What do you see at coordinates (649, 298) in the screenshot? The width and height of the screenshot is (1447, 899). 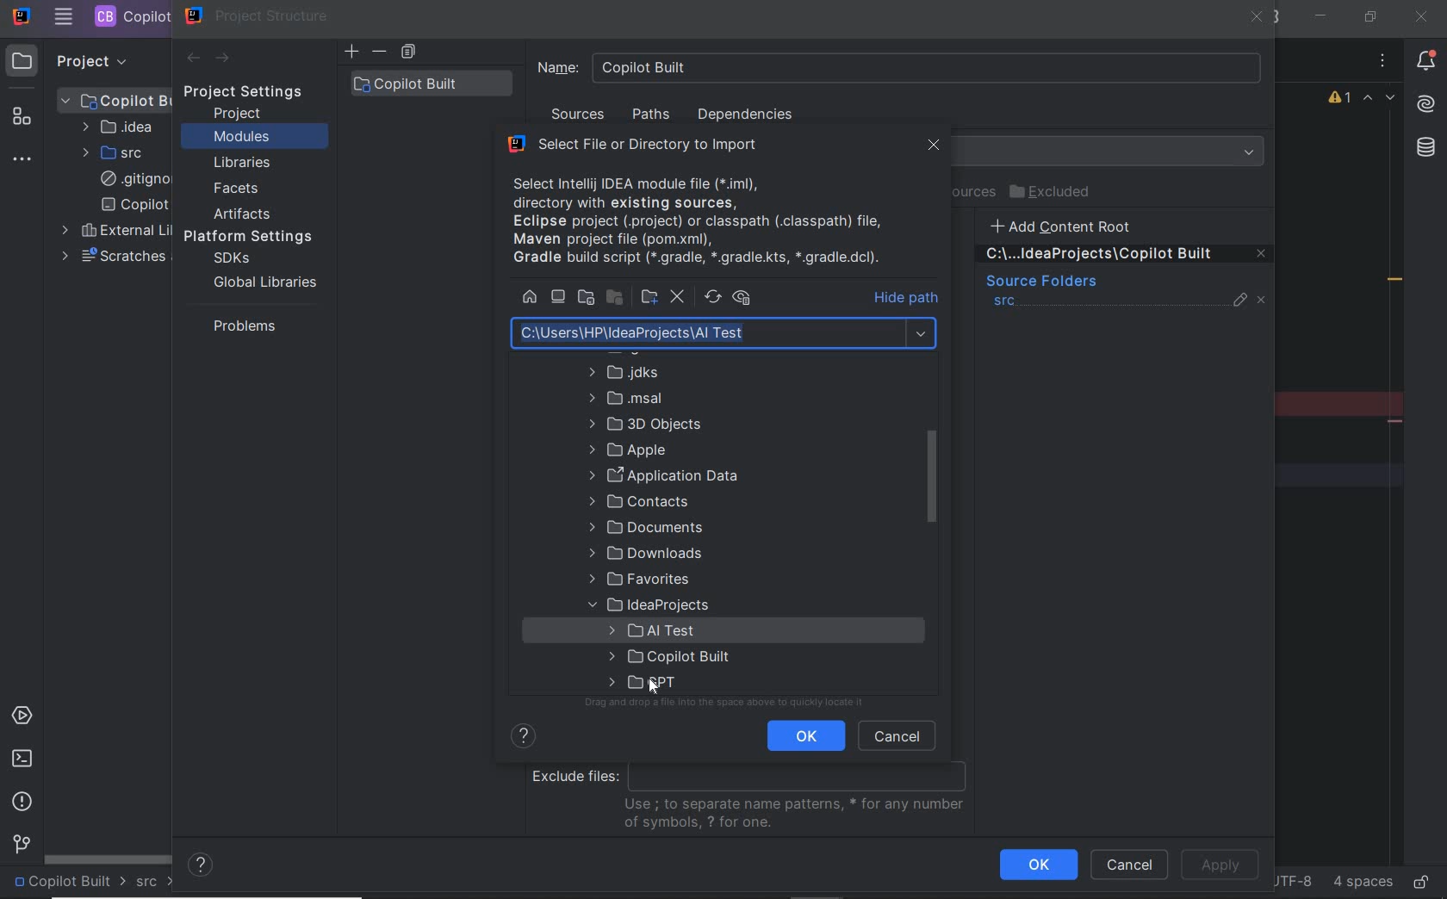 I see `new directory` at bounding box center [649, 298].